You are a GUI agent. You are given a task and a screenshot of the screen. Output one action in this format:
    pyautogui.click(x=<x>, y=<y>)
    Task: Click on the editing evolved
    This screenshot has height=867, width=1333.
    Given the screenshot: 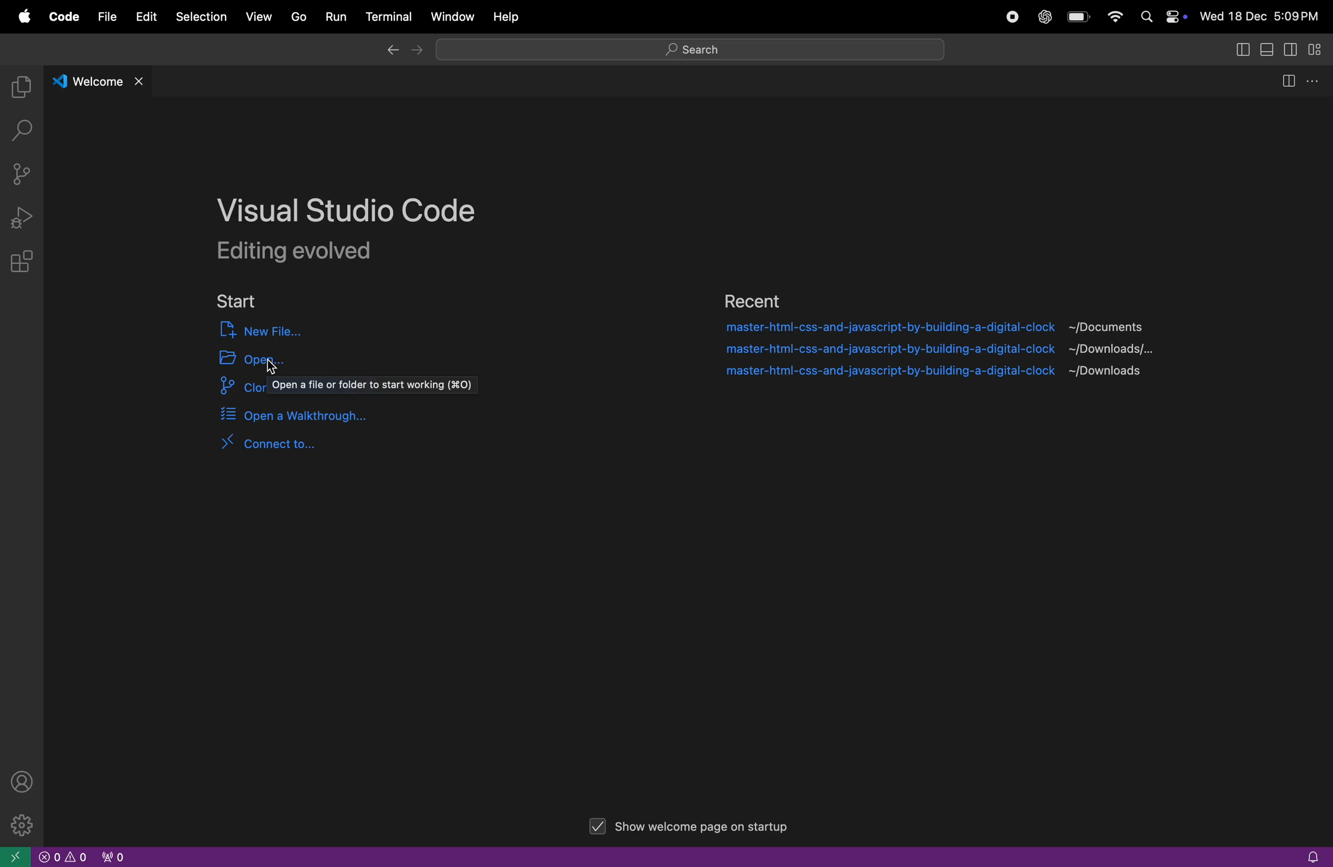 What is the action you would take?
    pyautogui.click(x=309, y=252)
    